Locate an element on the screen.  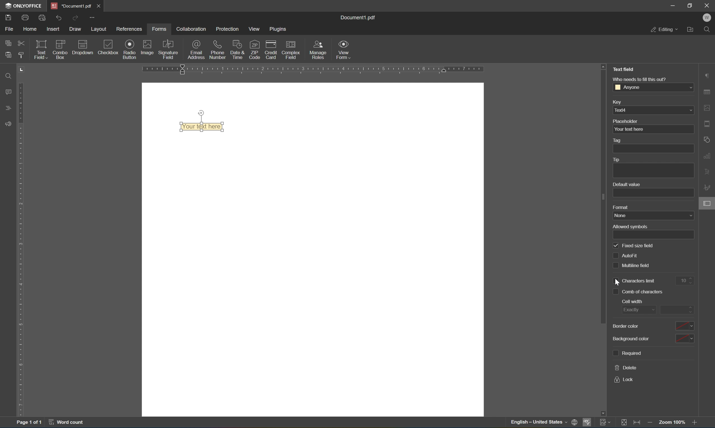
shape settings is located at coordinates (709, 140).